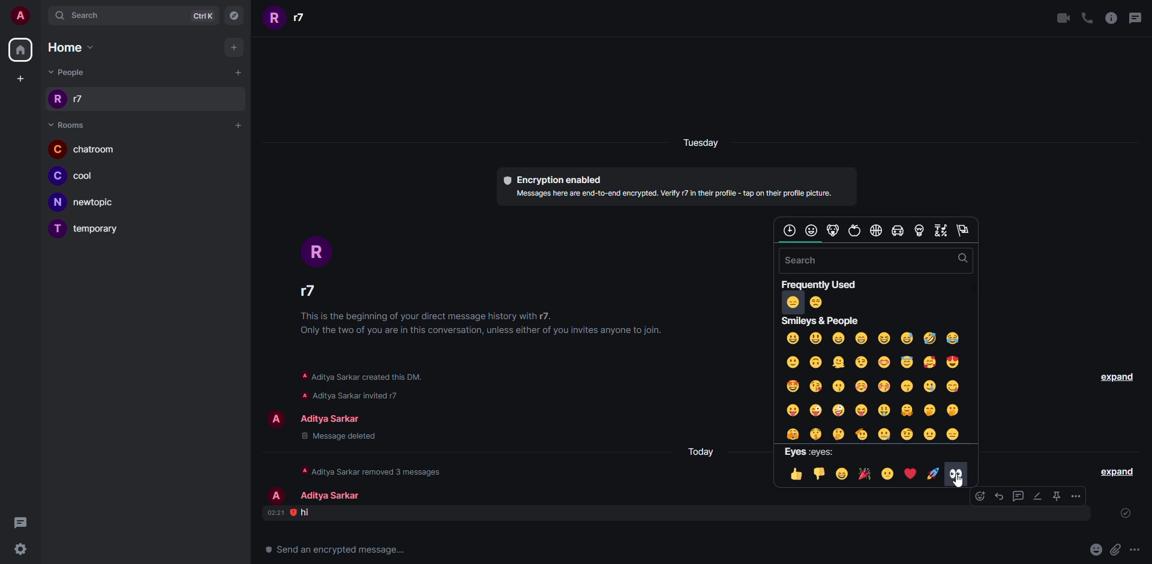  Describe the element at coordinates (1114, 550) in the screenshot. I see `attach` at that location.